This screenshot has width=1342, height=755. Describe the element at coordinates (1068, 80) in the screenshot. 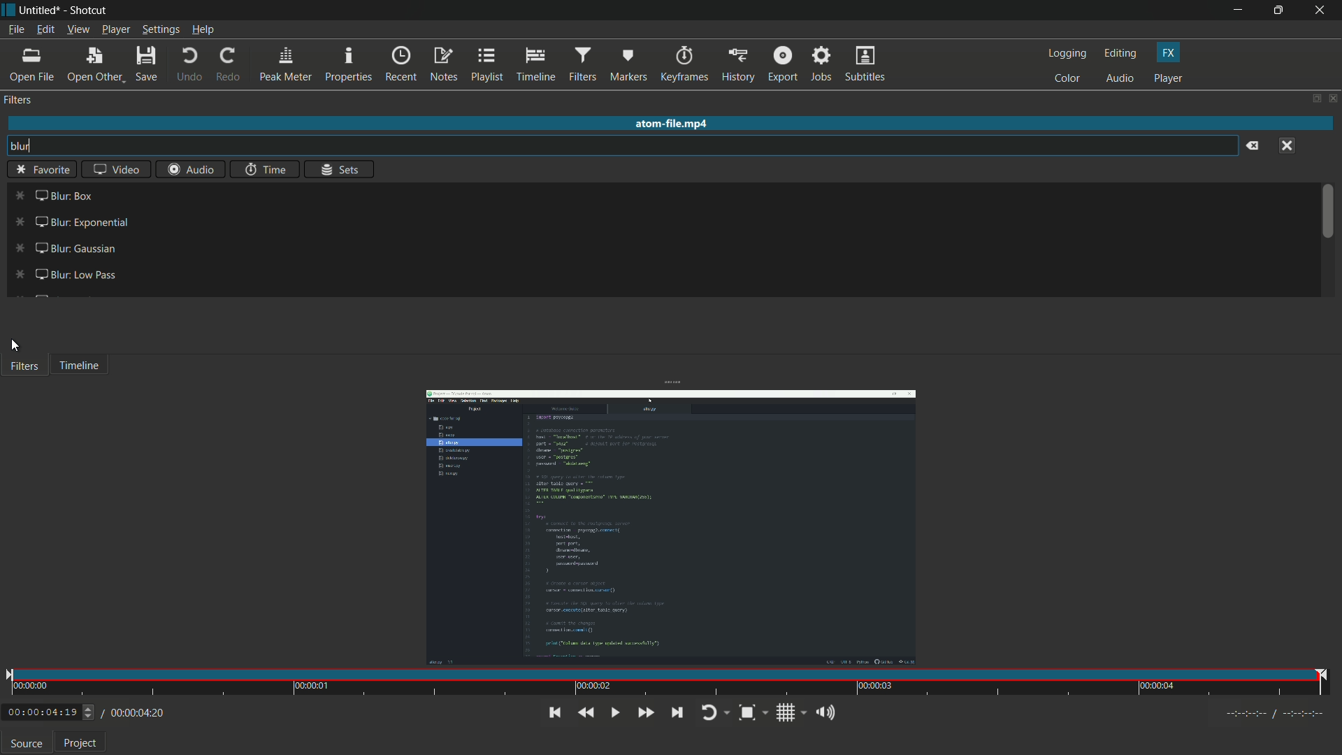

I see `color` at that location.